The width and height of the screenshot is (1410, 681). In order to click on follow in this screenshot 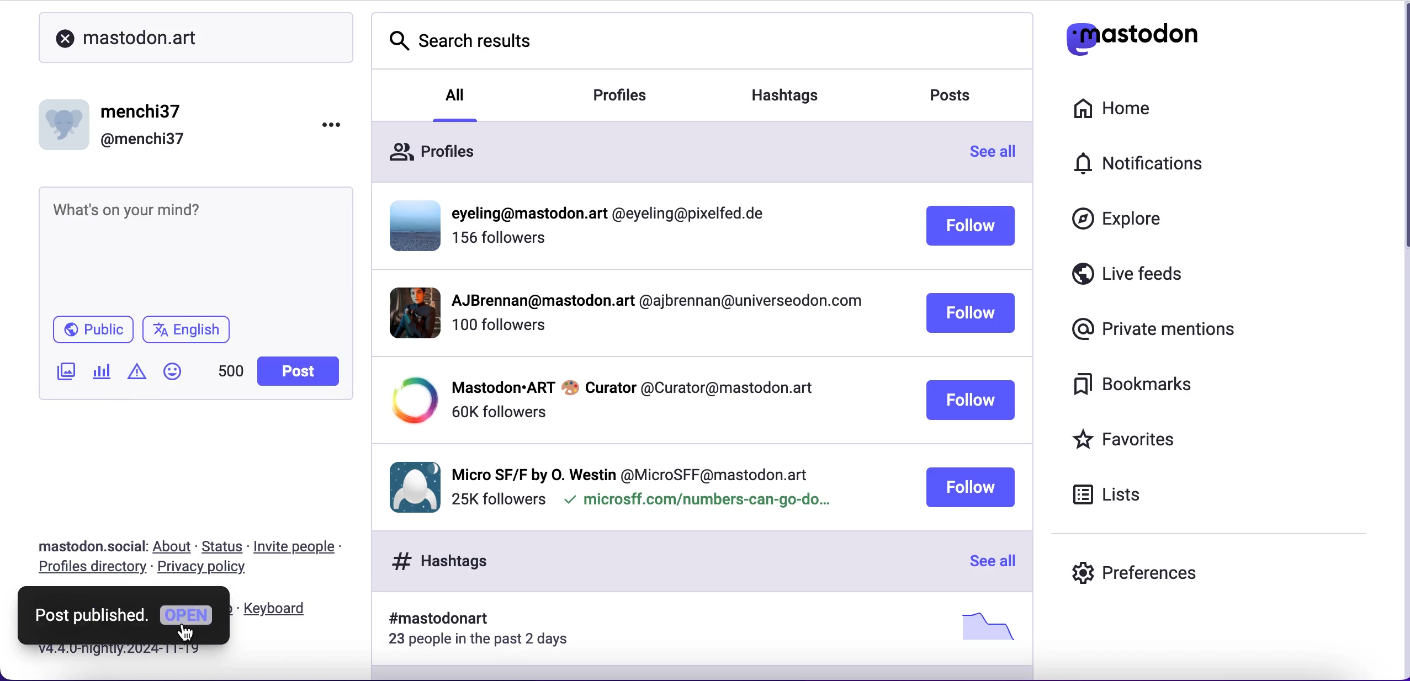, I will do `click(971, 401)`.